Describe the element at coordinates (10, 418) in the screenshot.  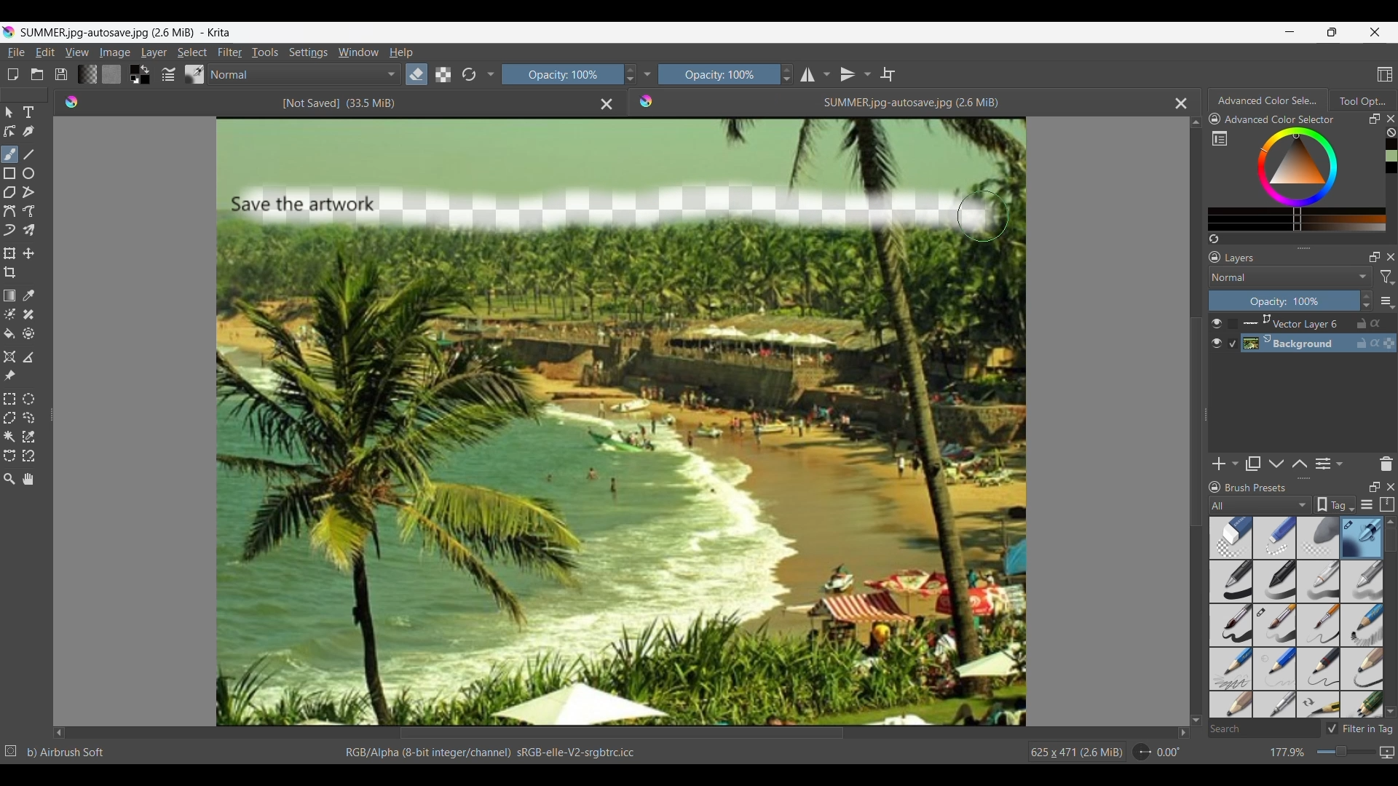
I see `Polygonal selection tool` at that location.